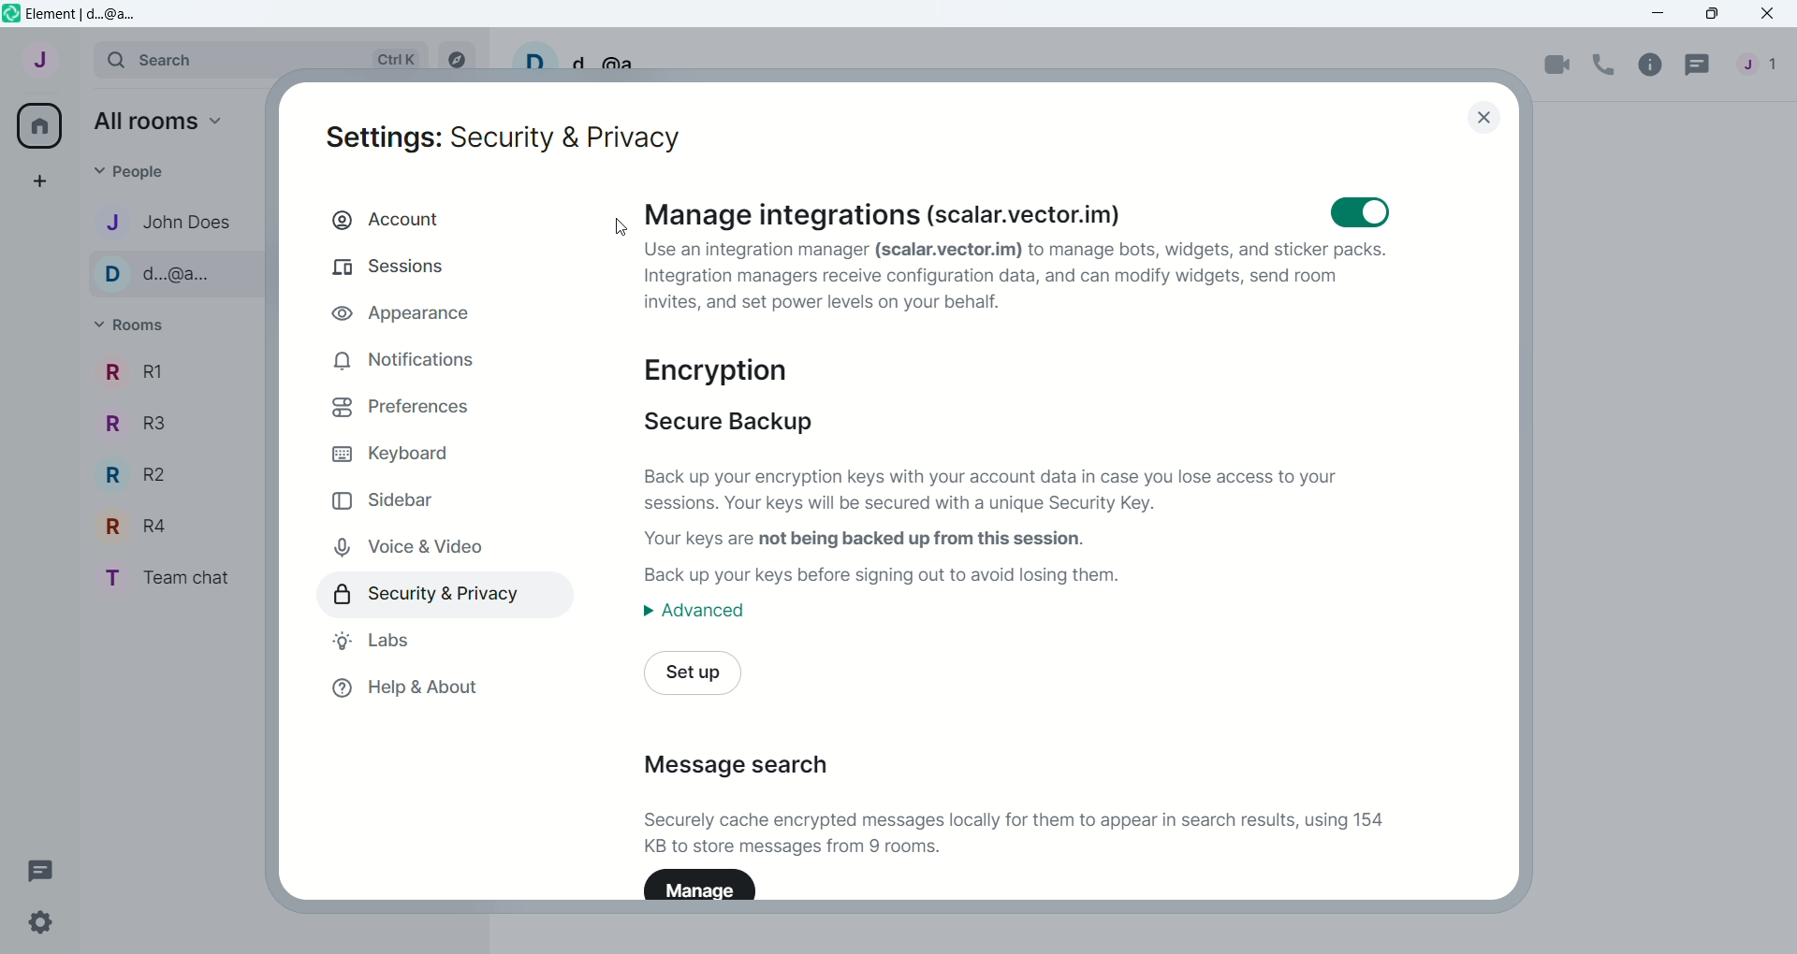 Image resolution: width=1797 pixels, height=954 pixels. What do you see at coordinates (459, 60) in the screenshot?
I see `explore rooms` at bounding box center [459, 60].